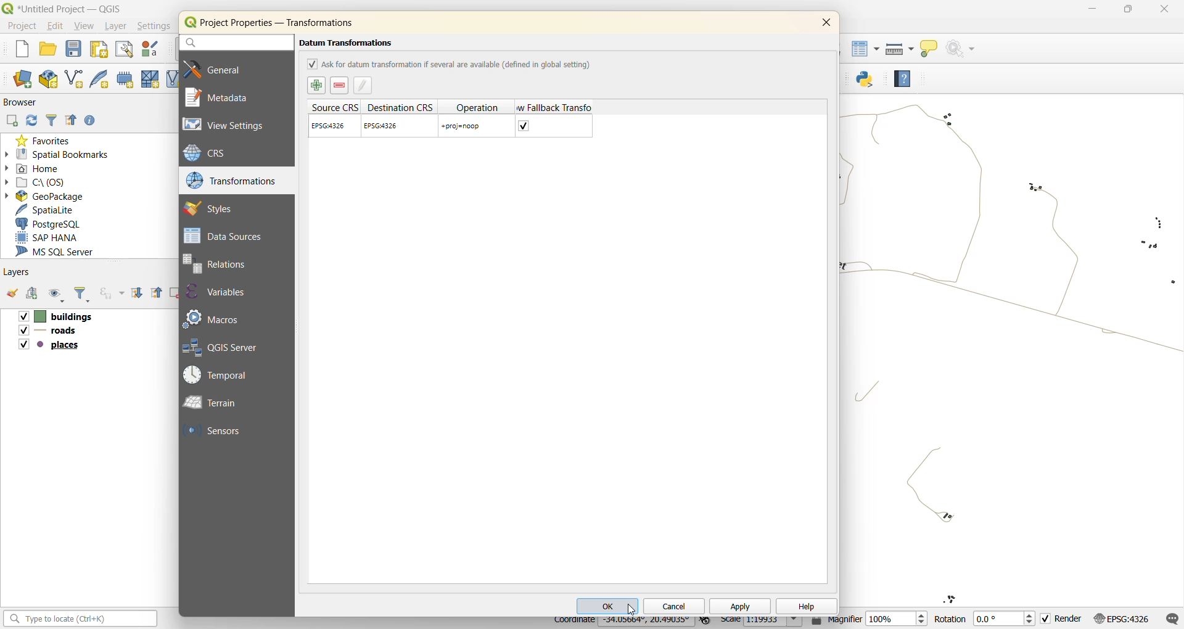 Image resolution: width=1184 pixels, height=629 pixels. I want to click on view settings, so click(230, 126).